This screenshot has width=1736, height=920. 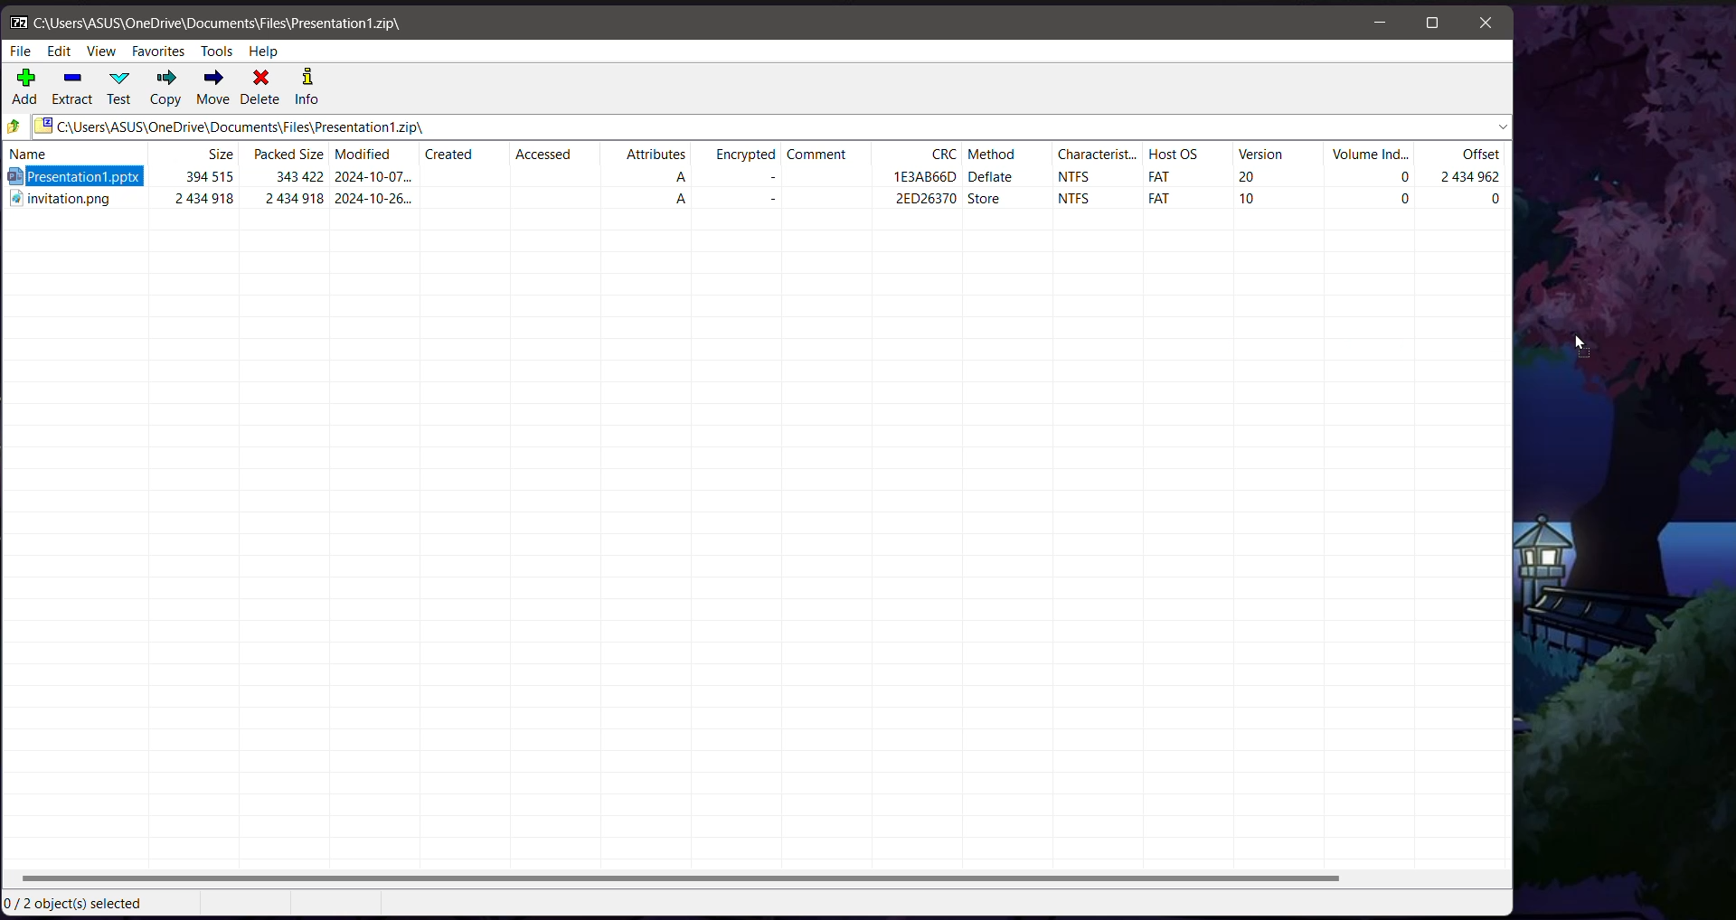 I want to click on CRC , so click(x=946, y=155).